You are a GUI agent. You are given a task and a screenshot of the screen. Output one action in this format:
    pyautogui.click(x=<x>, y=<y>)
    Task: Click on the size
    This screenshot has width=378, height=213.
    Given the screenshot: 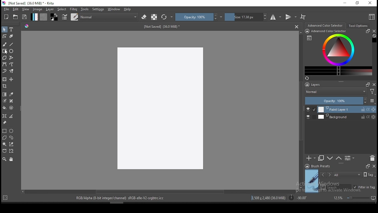 What is the action you would take?
    pyautogui.click(x=160, y=28)
    